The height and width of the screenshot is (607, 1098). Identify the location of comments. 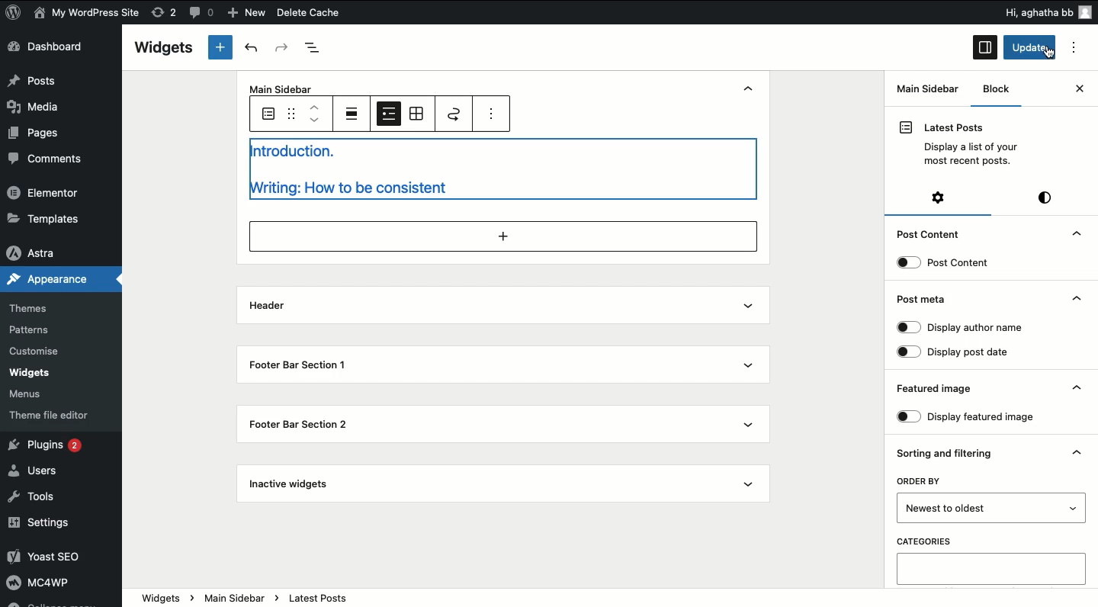
(203, 14).